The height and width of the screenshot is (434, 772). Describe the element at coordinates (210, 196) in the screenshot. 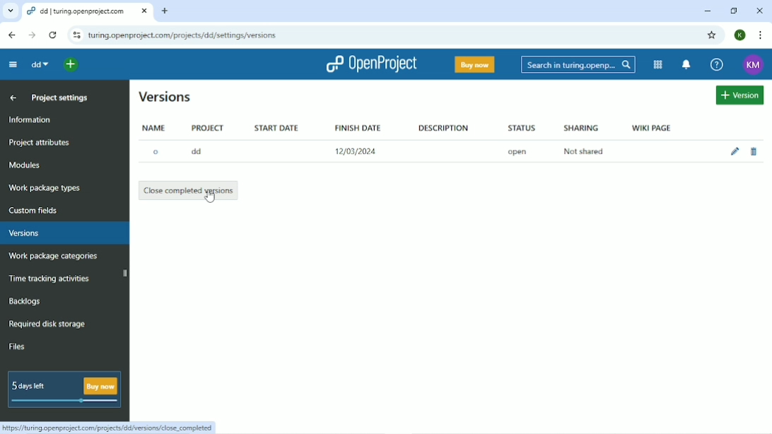

I see `cursor` at that location.